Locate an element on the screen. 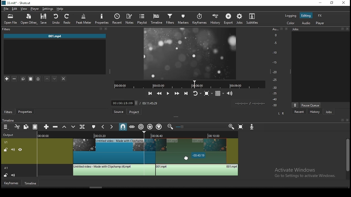  timeline is located at coordinates (30, 184).